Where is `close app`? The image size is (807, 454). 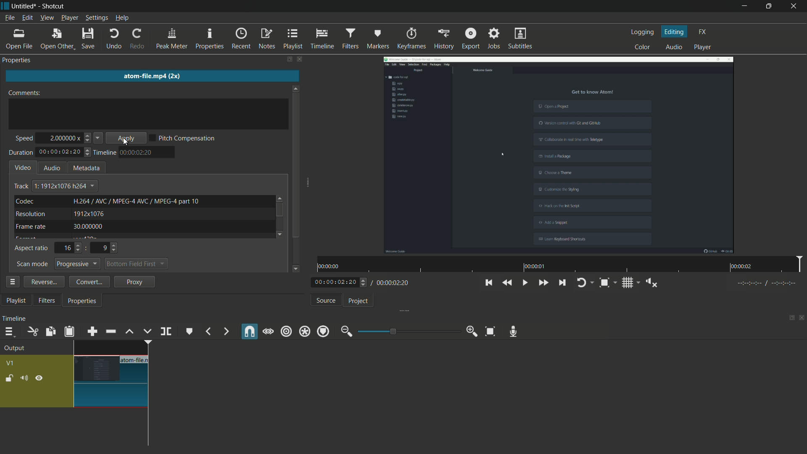 close app is located at coordinates (796, 6).